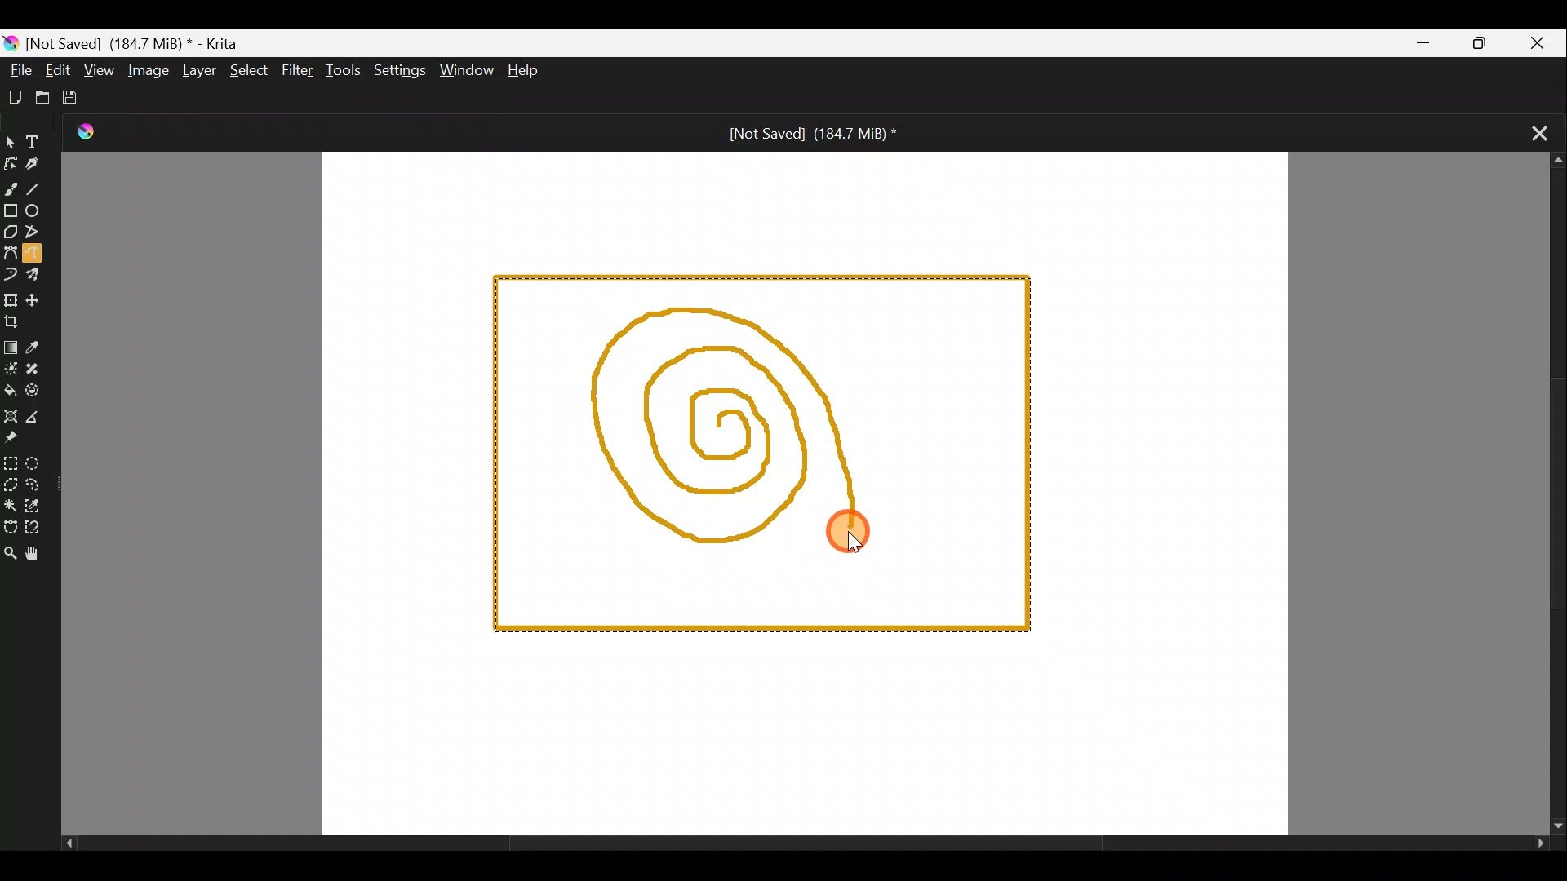 The width and height of the screenshot is (1567, 881). I want to click on File, so click(16, 69).